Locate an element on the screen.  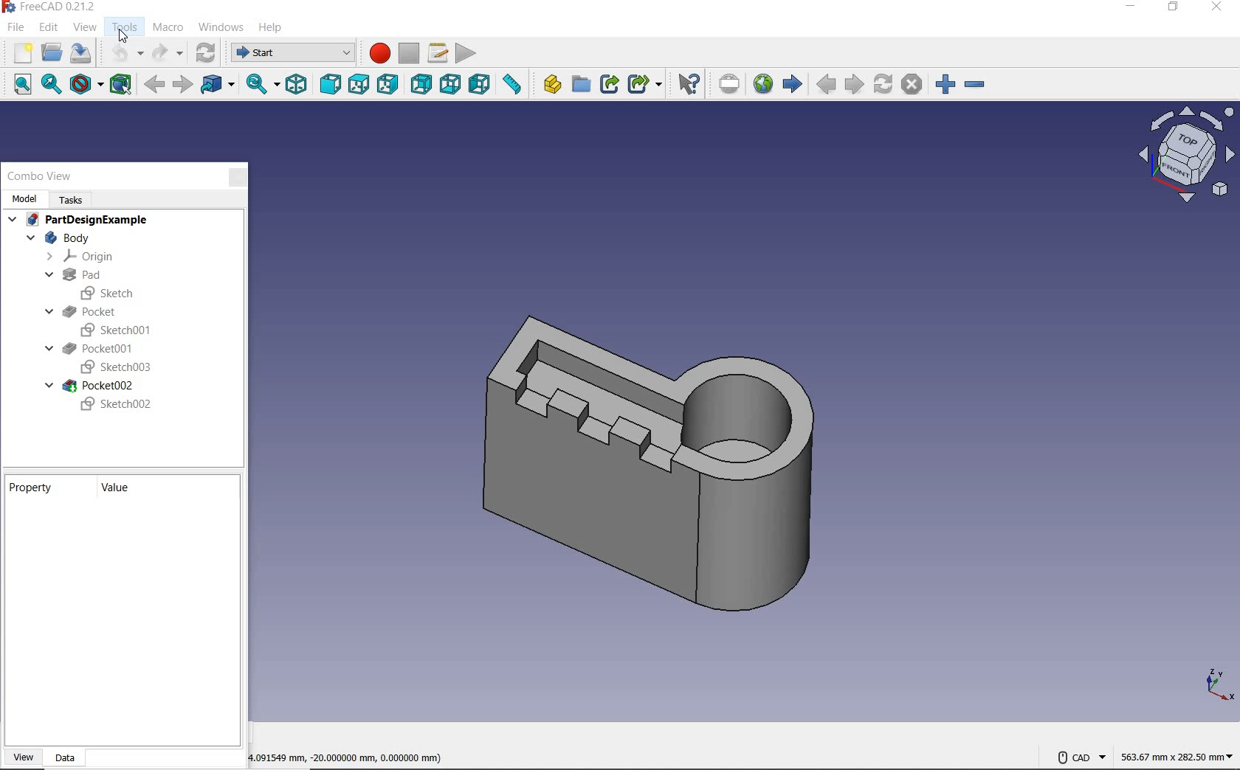
Refresh webpage is located at coordinates (885, 81).